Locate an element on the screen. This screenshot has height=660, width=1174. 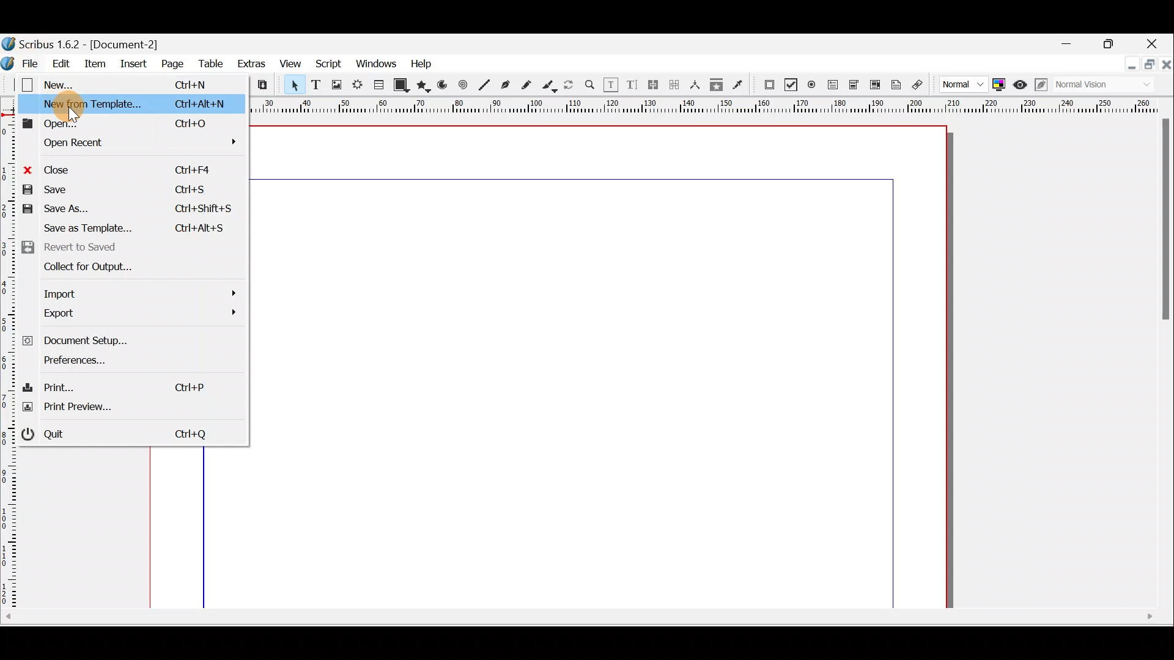
PDF check box is located at coordinates (789, 84).